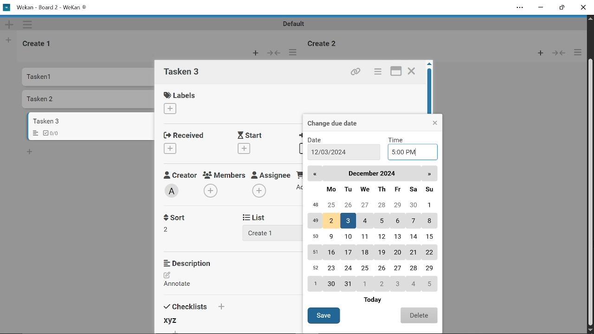  What do you see at coordinates (577, 52) in the screenshot?
I see `More` at bounding box center [577, 52].